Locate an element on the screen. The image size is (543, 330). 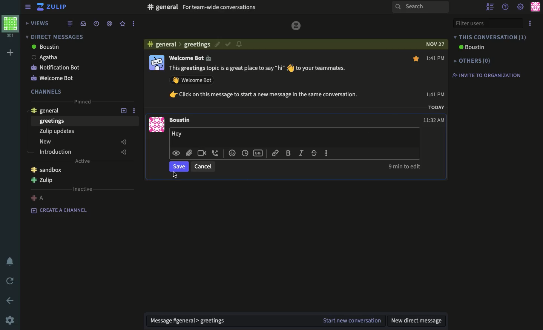
time is located at coordinates (97, 23).